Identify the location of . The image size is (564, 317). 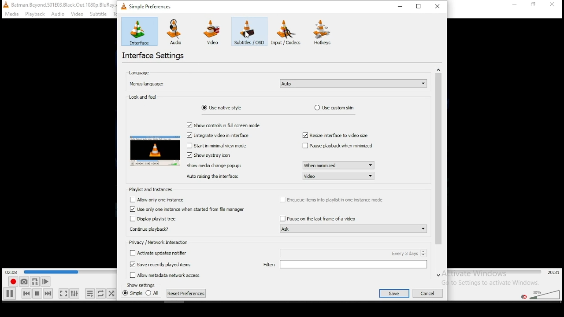
(222, 145).